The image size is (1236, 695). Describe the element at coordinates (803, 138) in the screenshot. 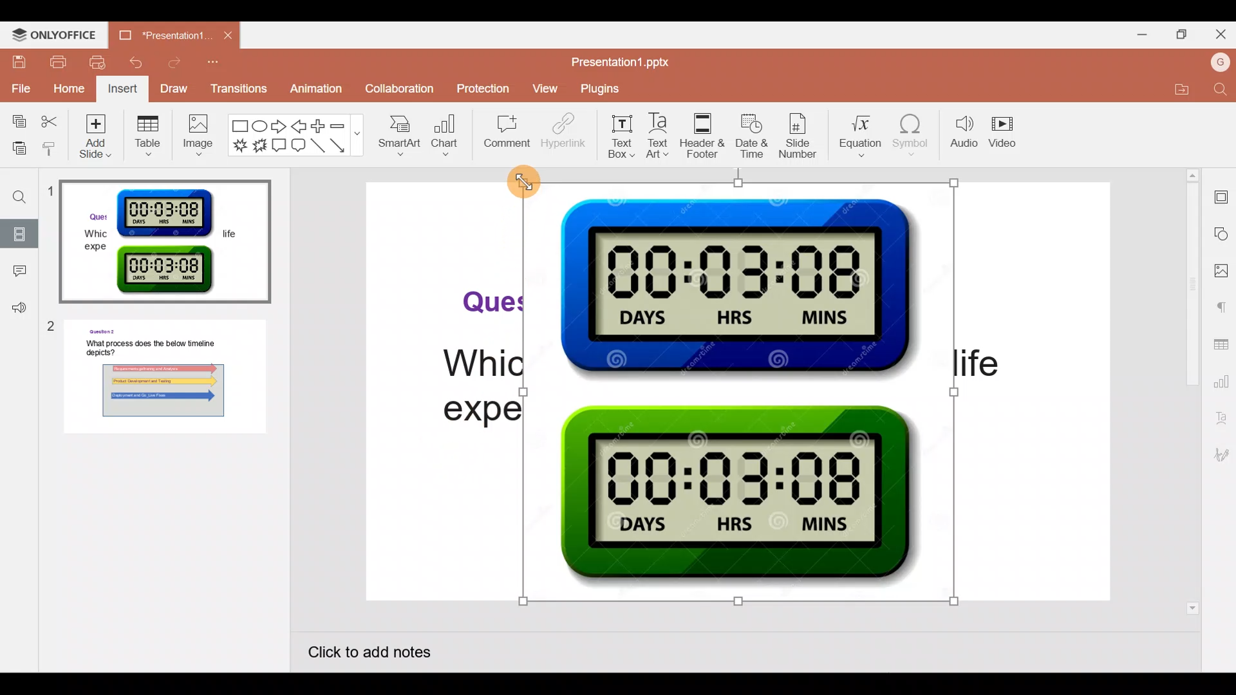

I see `Slide number` at that location.